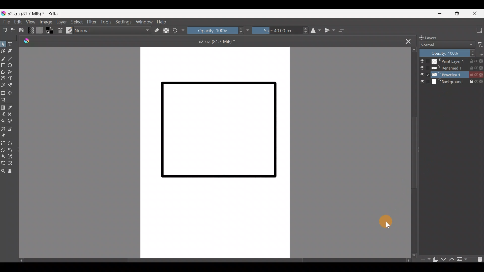 This screenshot has width=484, height=272. I want to click on Assistant tool, so click(4, 129).